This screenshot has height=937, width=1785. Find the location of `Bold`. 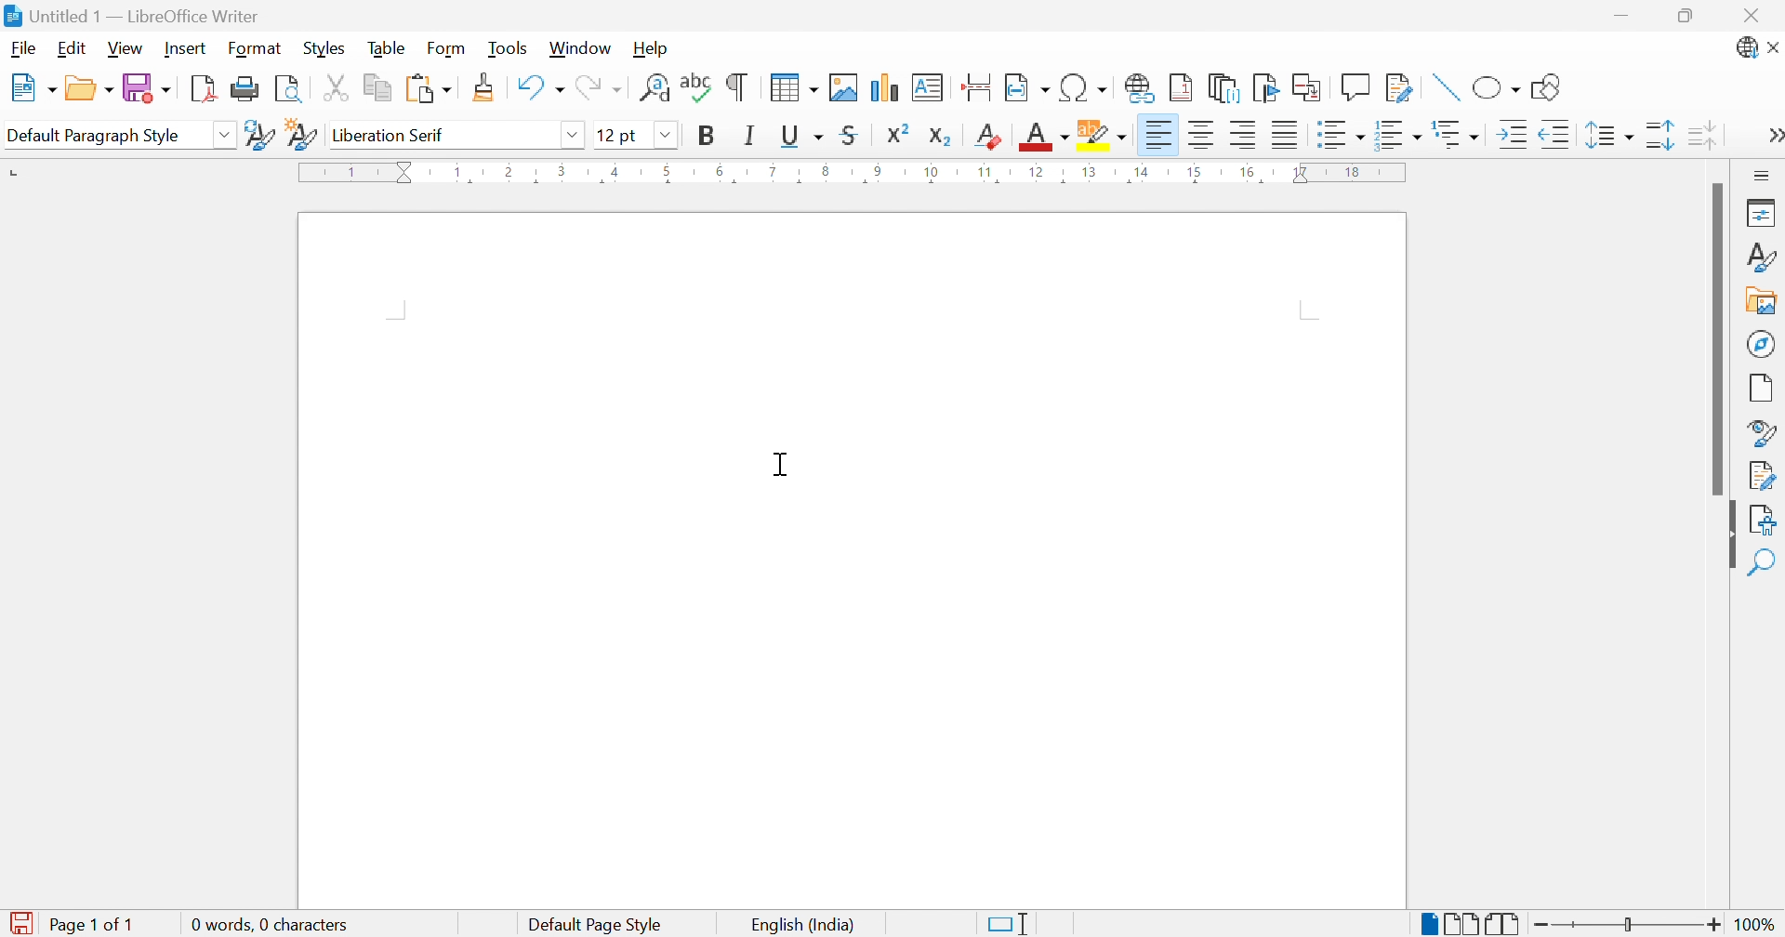

Bold is located at coordinates (707, 135).